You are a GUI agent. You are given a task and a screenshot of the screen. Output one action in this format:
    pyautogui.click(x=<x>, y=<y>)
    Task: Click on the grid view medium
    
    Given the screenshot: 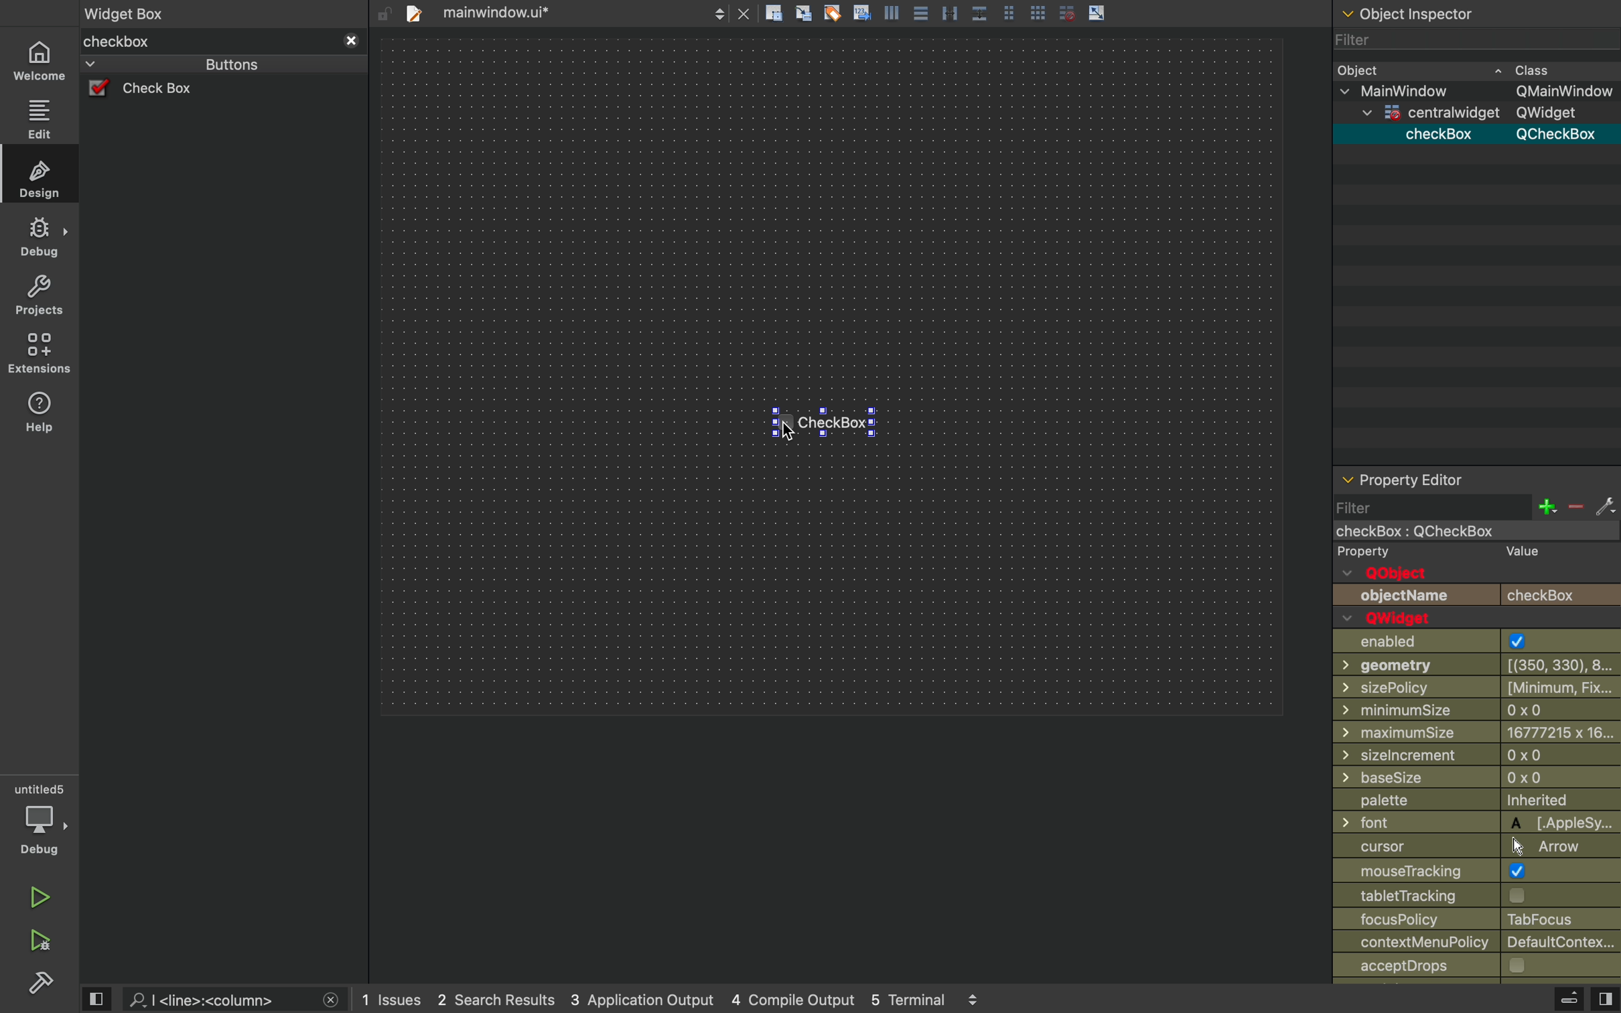 What is the action you would take?
    pyautogui.click(x=1008, y=11)
    